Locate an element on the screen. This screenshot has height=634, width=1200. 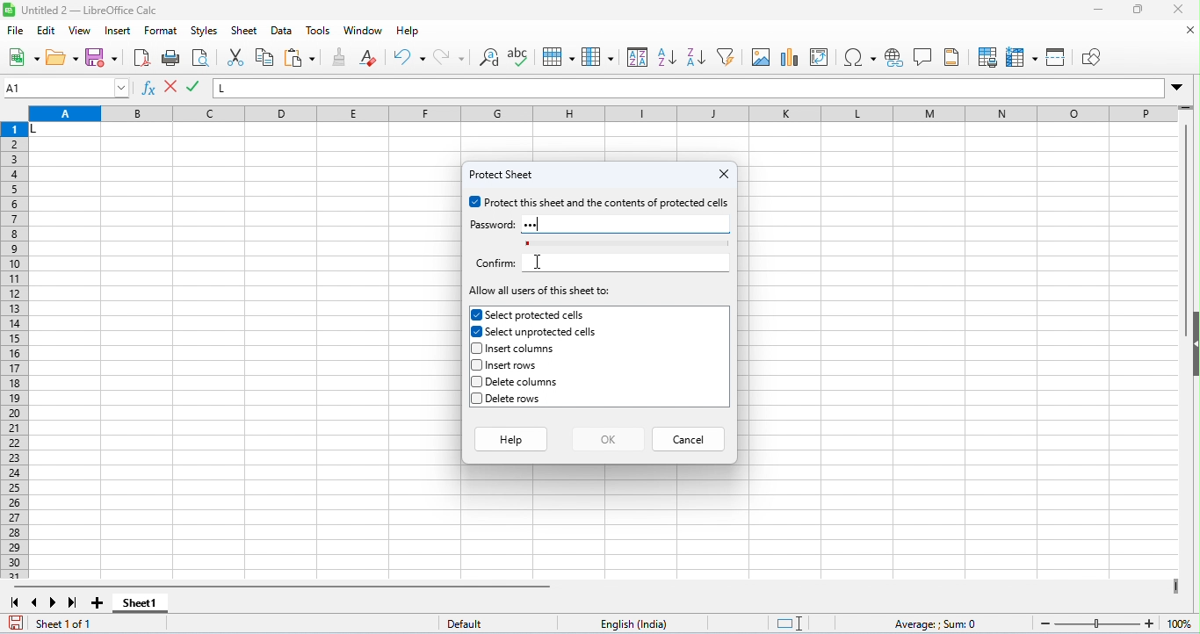
file is located at coordinates (17, 32).